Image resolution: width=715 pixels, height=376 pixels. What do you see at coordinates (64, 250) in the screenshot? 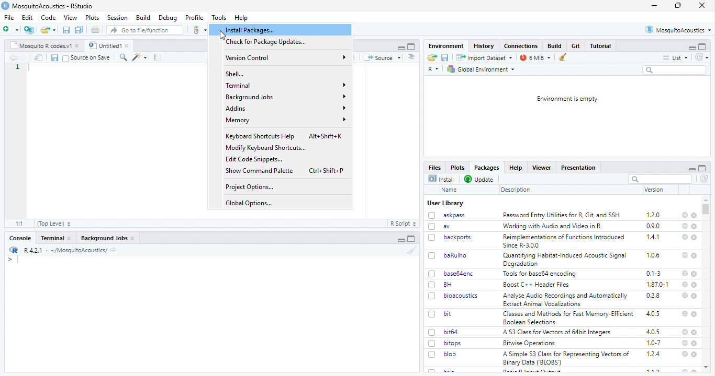
I see `R42.1 - ~/MosquitoAcoustics/` at bounding box center [64, 250].